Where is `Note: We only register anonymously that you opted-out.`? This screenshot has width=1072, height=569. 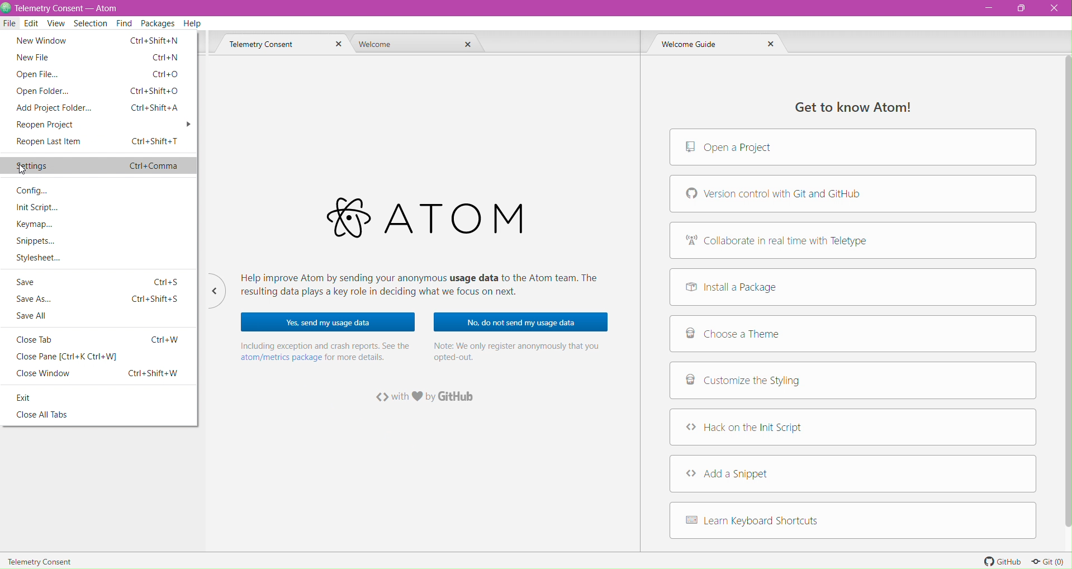 Note: We only register anonymously that you opted-out. is located at coordinates (518, 353).